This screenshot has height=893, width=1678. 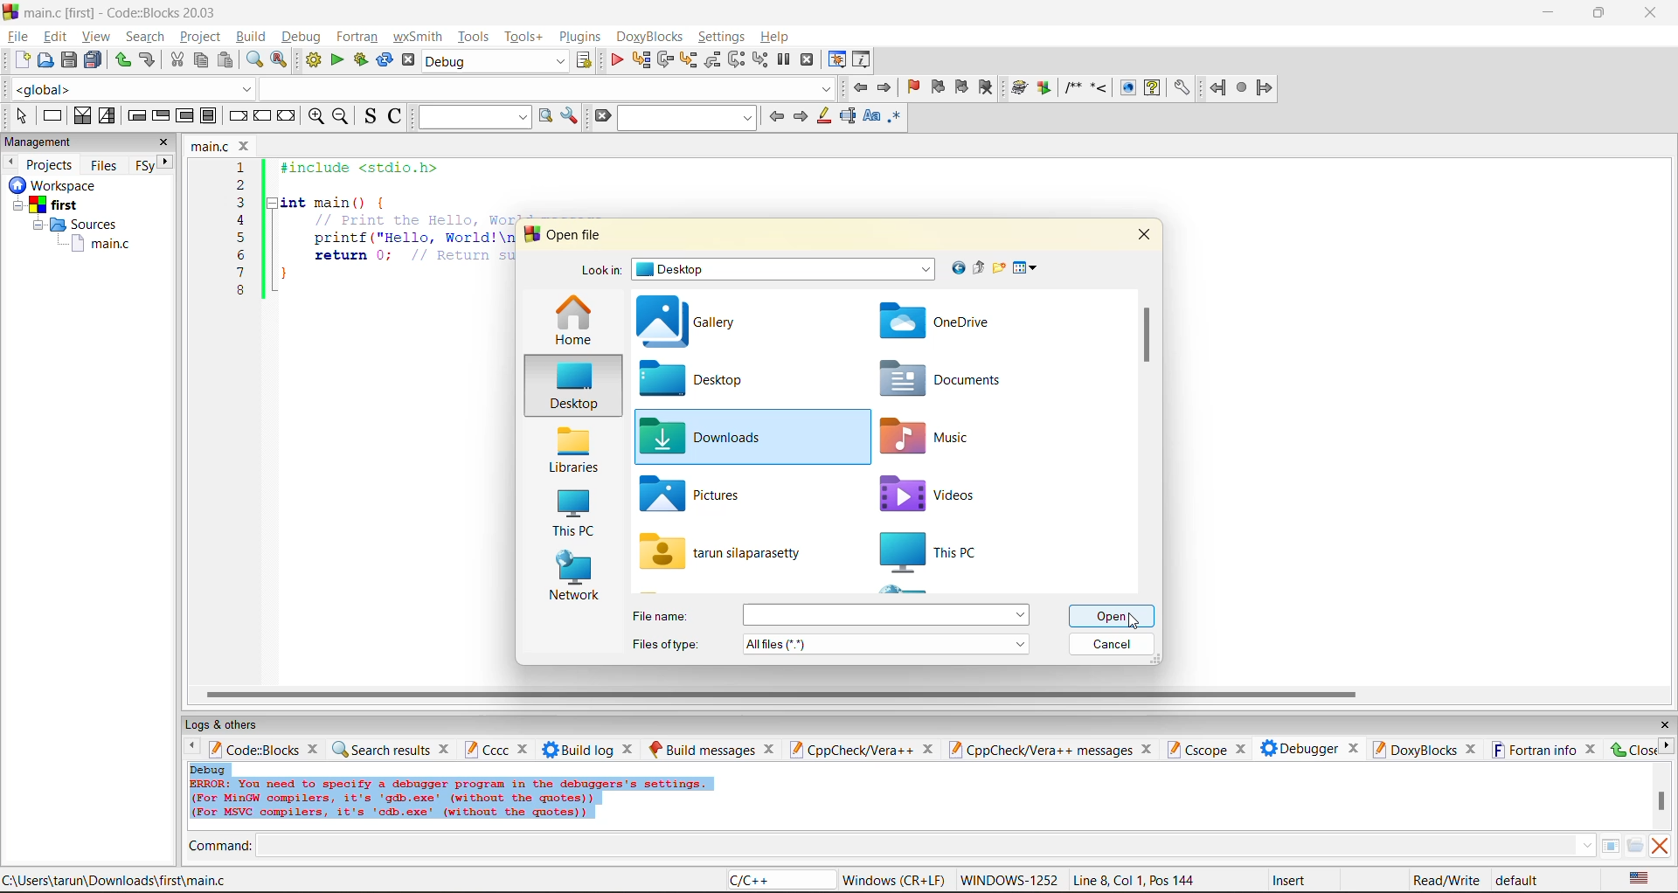 I want to click on back, so click(x=1219, y=87).